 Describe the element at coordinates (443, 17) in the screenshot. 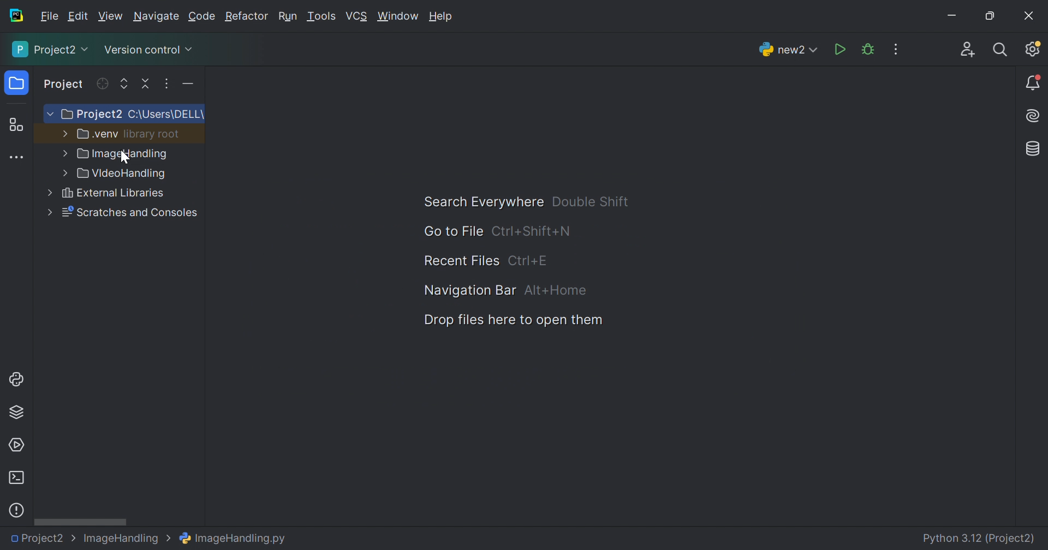

I see `Help` at that location.